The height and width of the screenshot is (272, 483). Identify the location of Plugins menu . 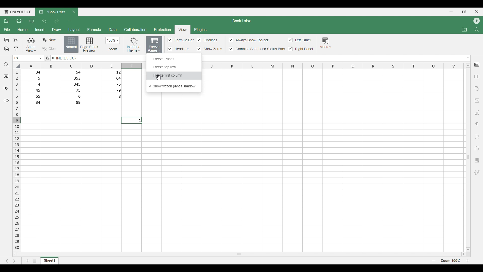
(200, 30).